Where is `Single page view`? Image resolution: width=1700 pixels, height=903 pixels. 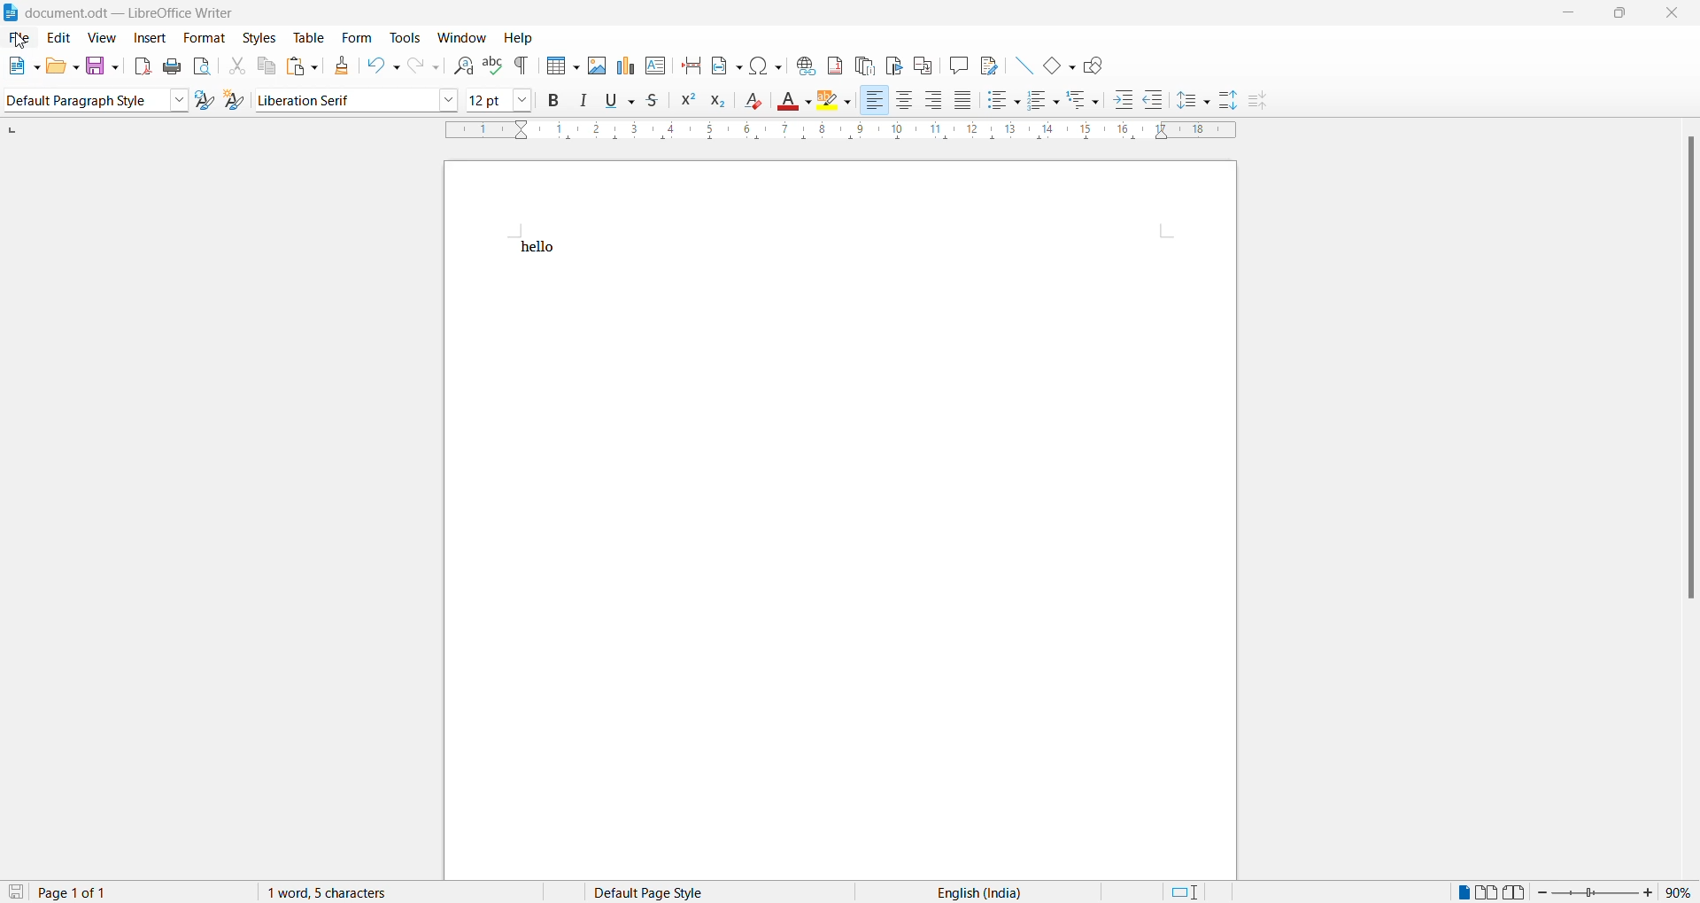
Single page view is located at coordinates (1462, 892).